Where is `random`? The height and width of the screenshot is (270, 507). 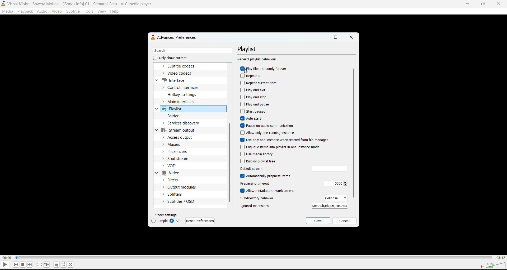 random is located at coordinates (70, 264).